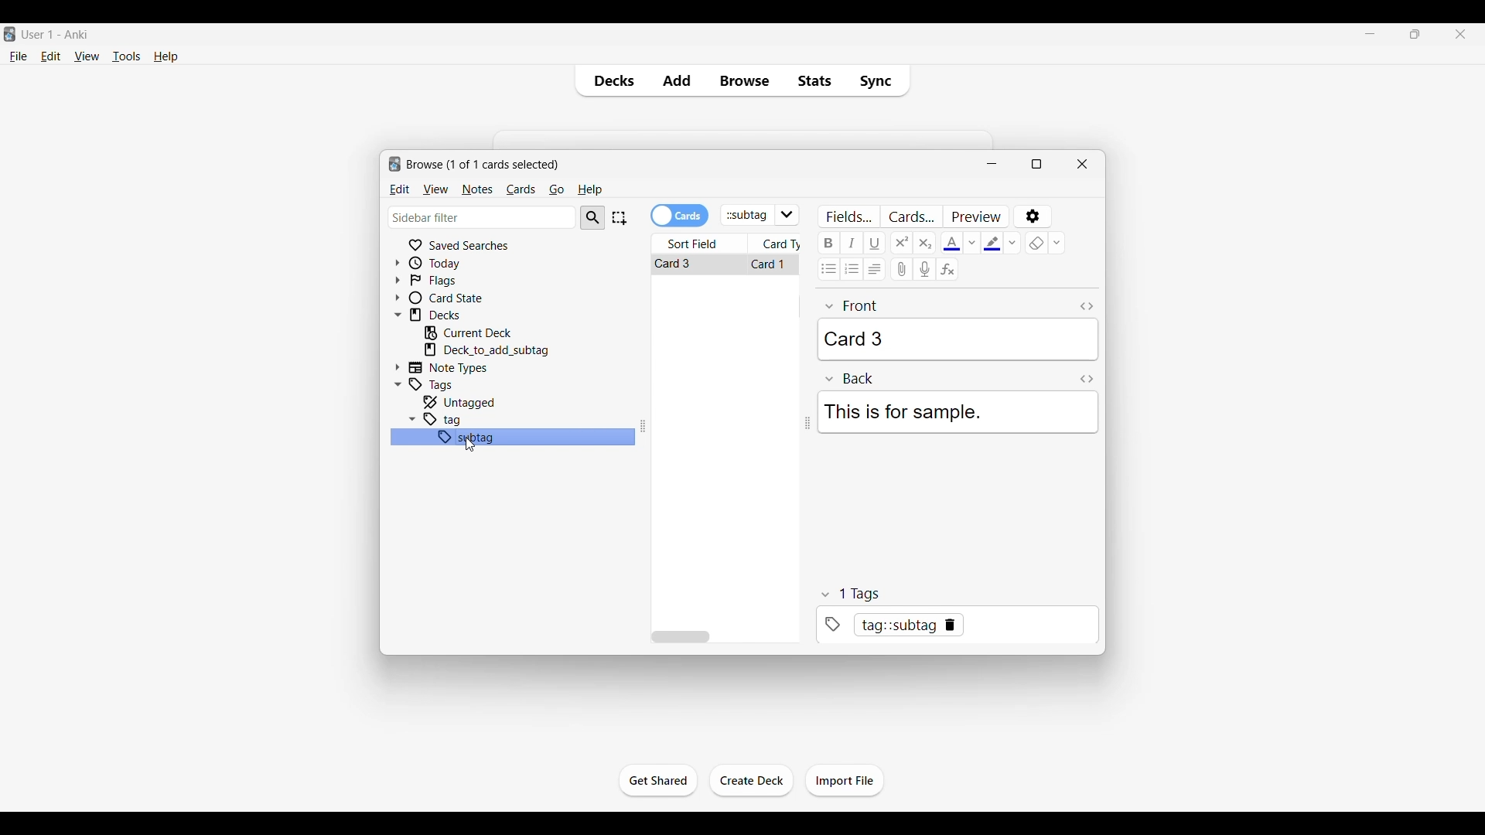 The image size is (1485, 835). Describe the element at coordinates (851, 269) in the screenshot. I see `Ordered list` at that location.